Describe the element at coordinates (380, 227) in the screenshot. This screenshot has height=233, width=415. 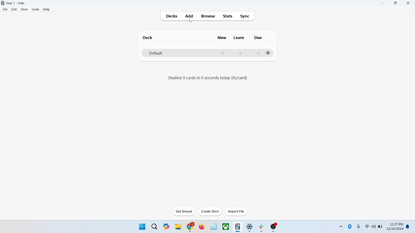
I see `battery` at that location.